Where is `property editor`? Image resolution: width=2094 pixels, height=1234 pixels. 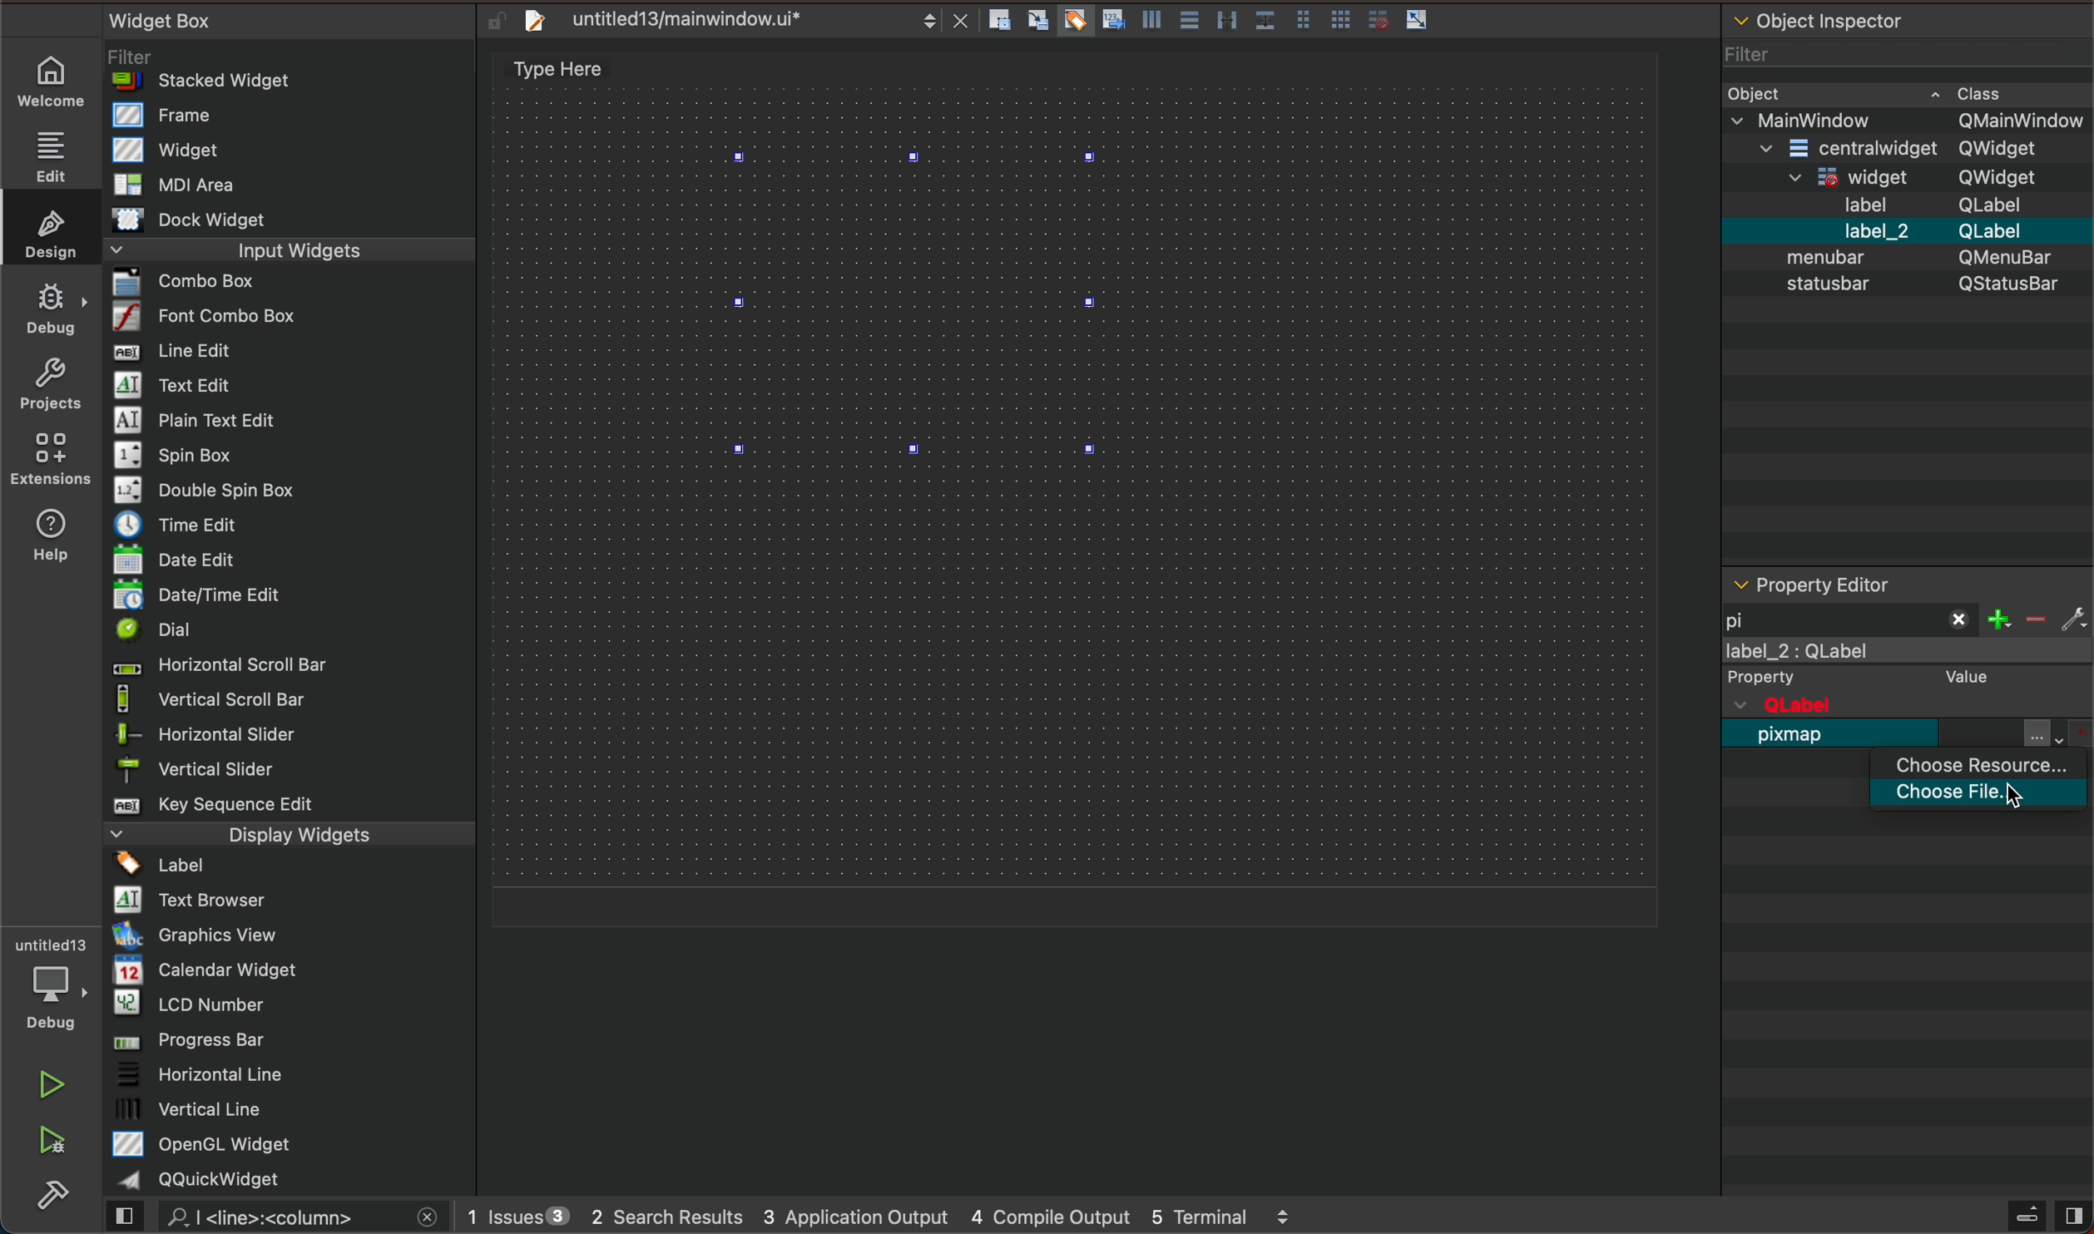 property editor is located at coordinates (1875, 584).